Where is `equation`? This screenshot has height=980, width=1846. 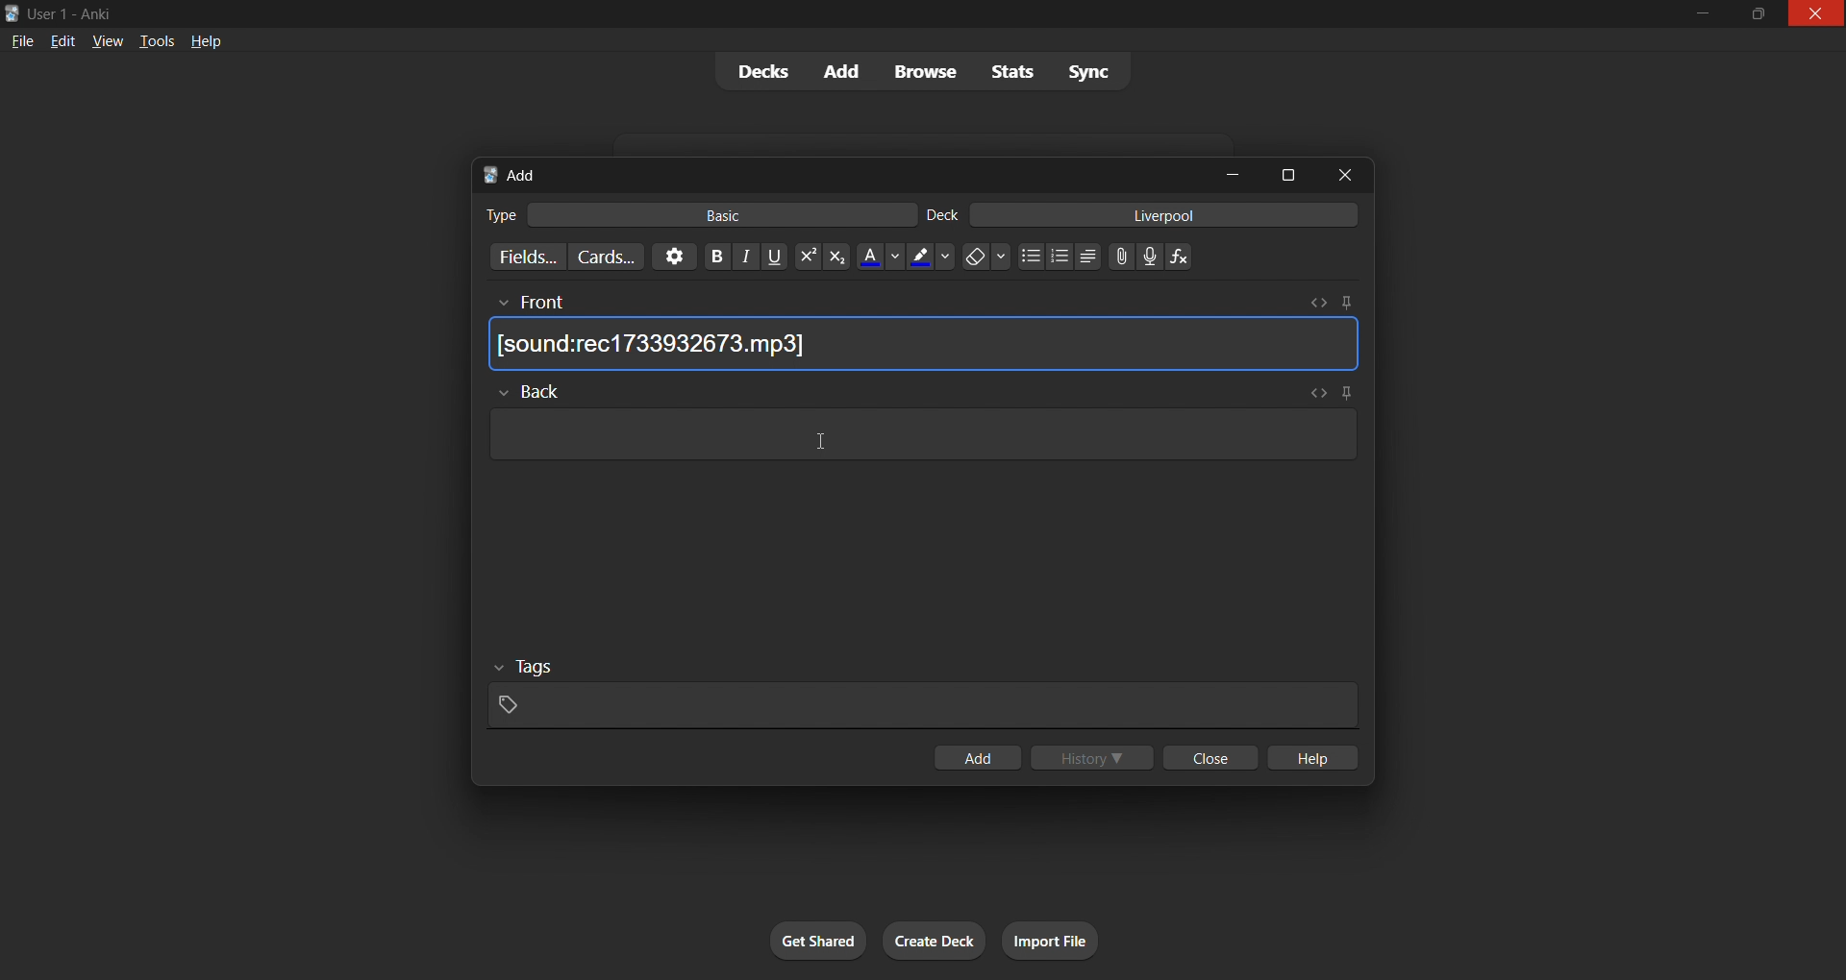 equation is located at coordinates (1183, 257).